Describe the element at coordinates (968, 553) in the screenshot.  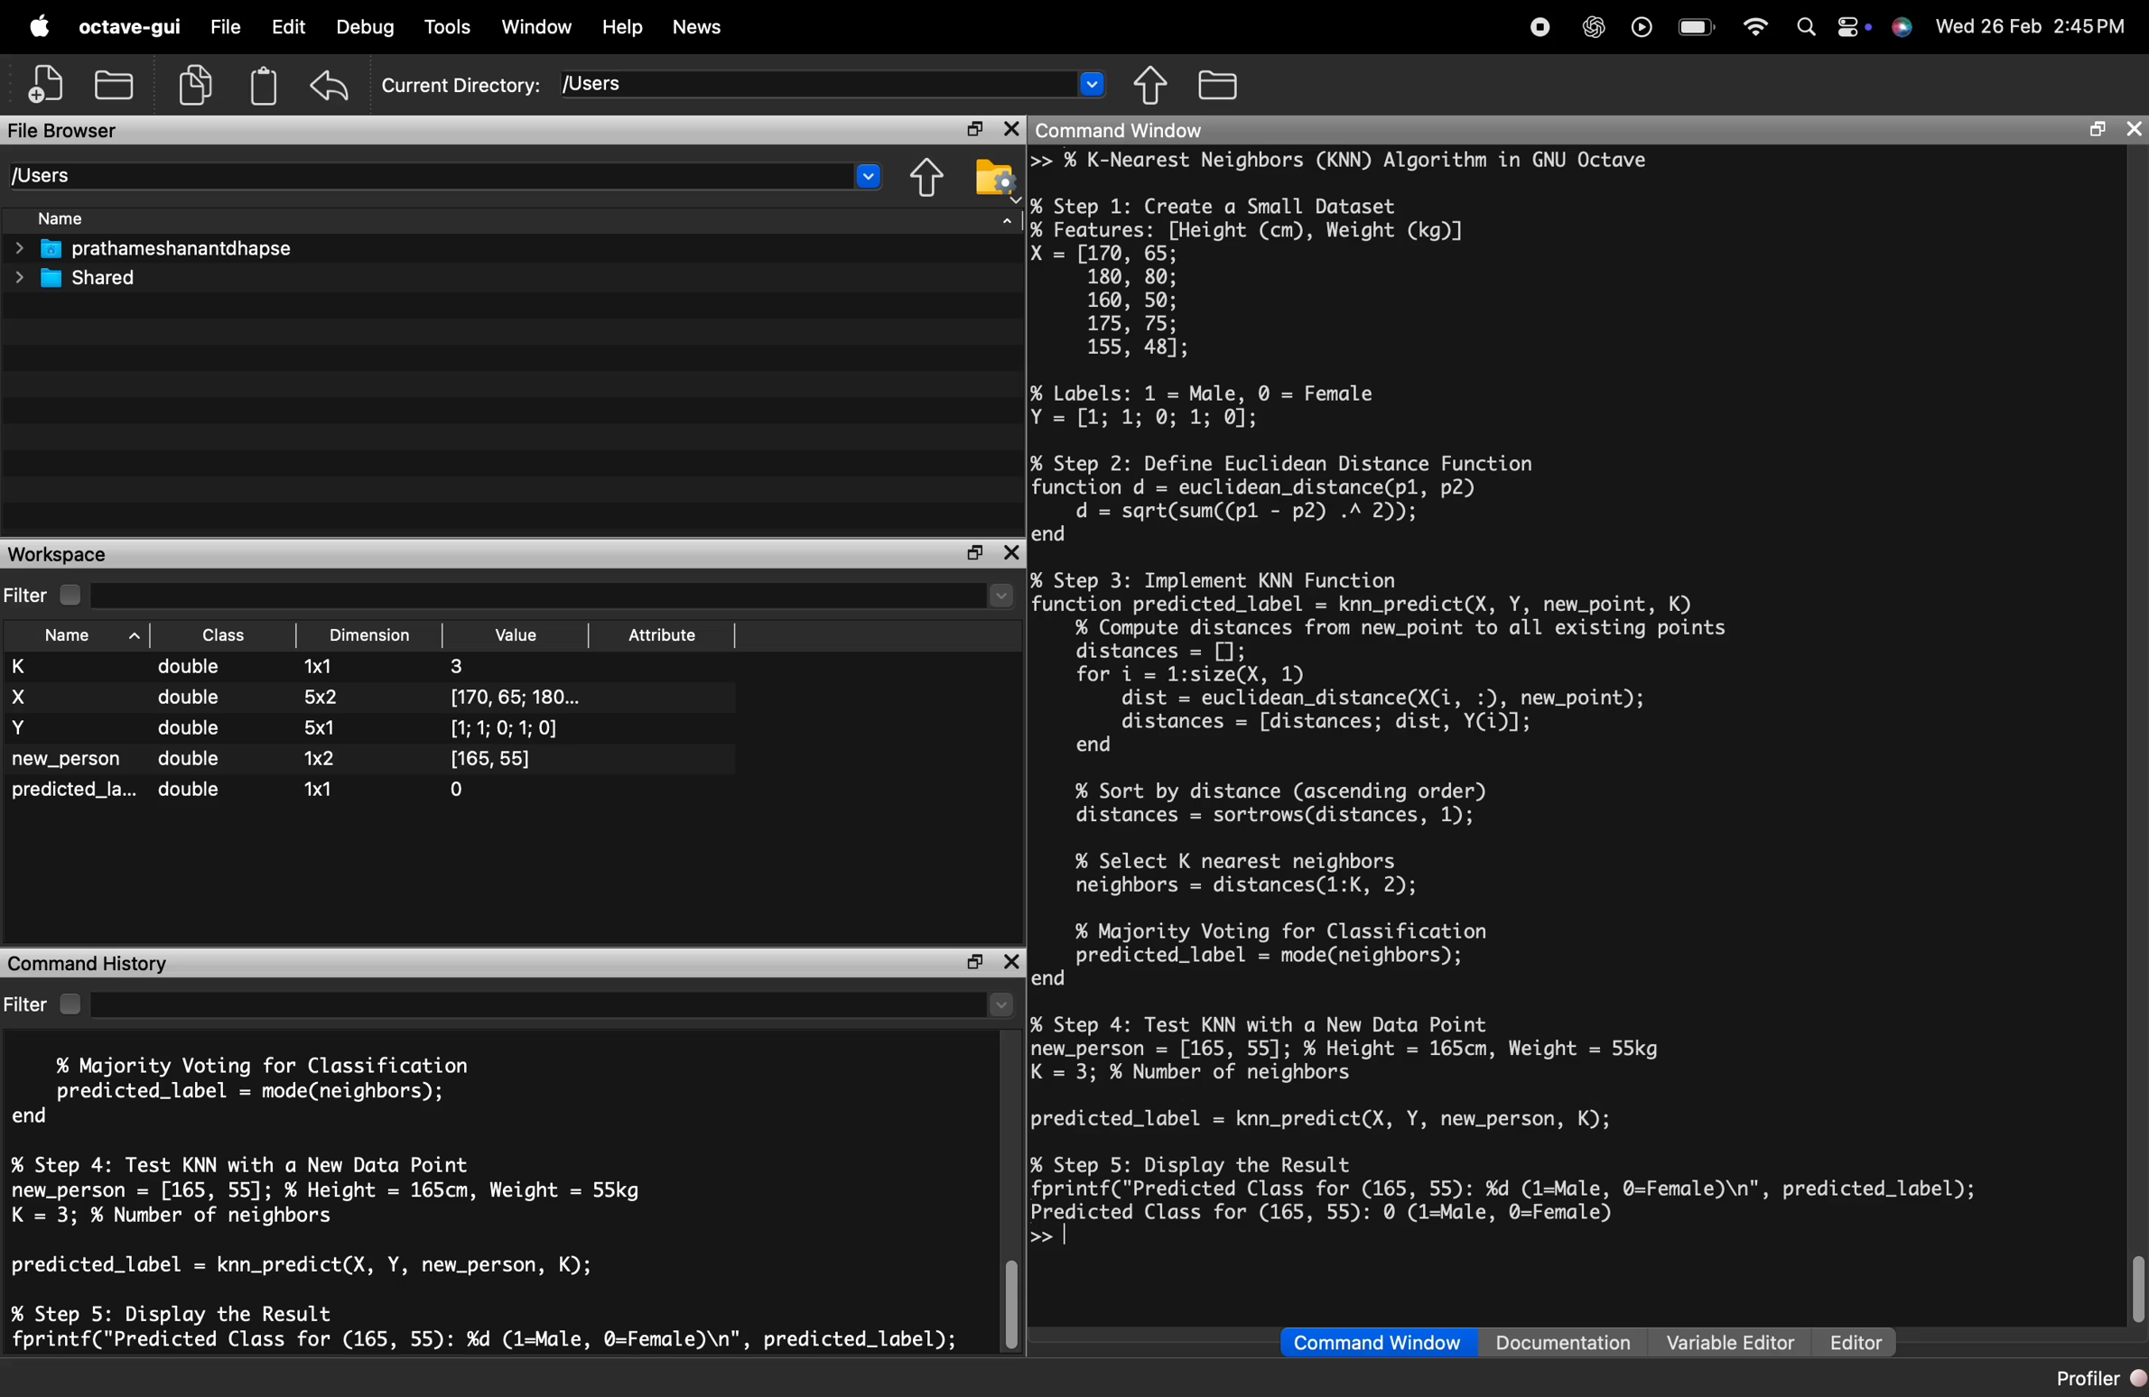
I see `maximise` at that location.